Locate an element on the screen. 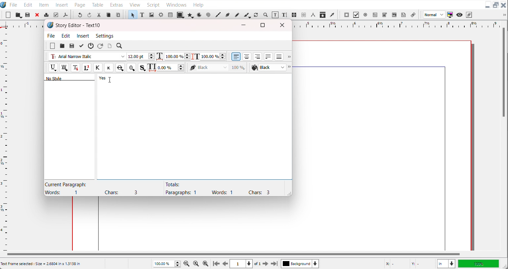 This screenshot has width=508, height=269. Edit content with frame is located at coordinates (275, 15).